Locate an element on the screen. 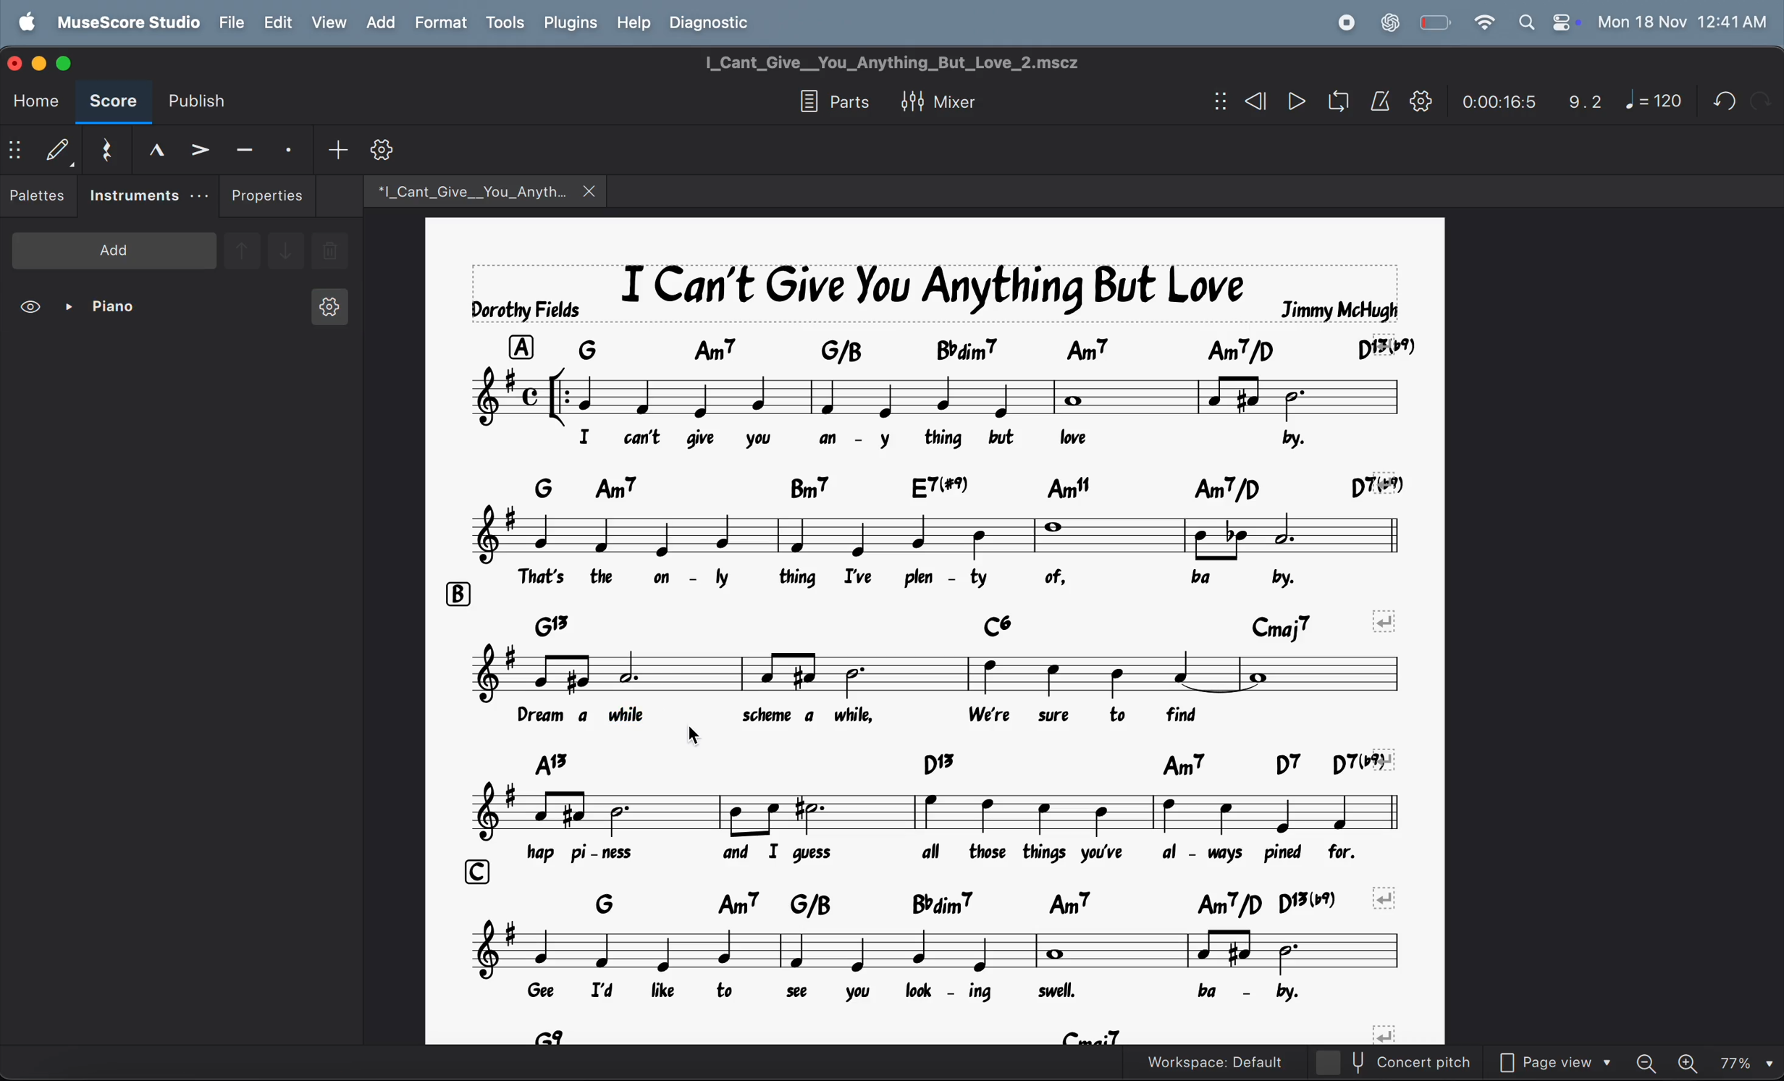 This screenshot has height=1081, width=1784. tools is located at coordinates (507, 22).